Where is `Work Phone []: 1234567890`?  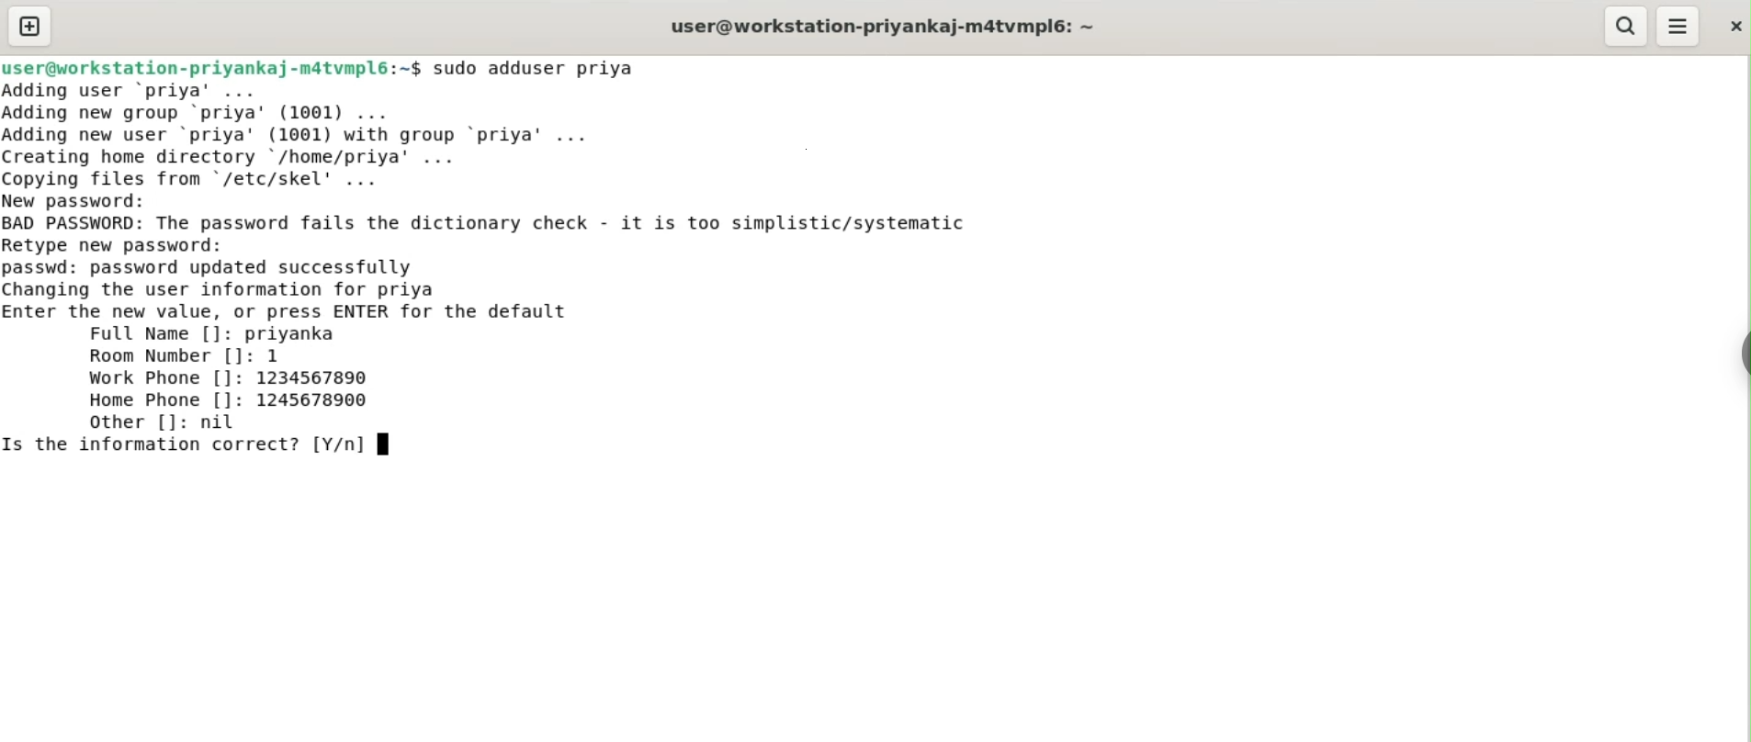 Work Phone []: 1234567890 is located at coordinates (232, 378).